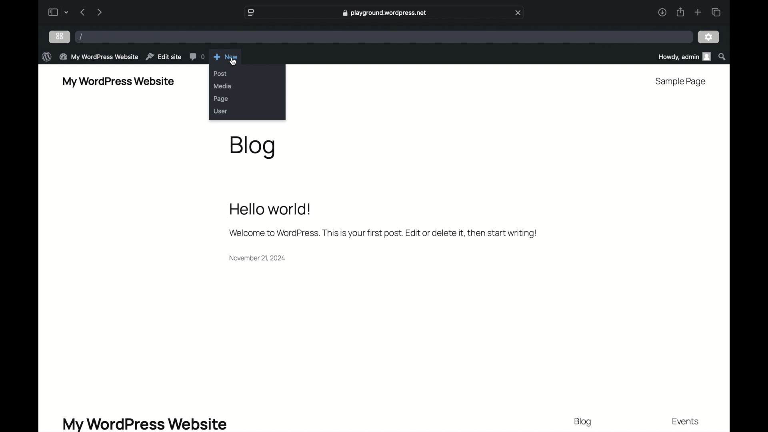 This screenshot has width=768, height=432. I want to click on show tab overview, so click(716, 12).